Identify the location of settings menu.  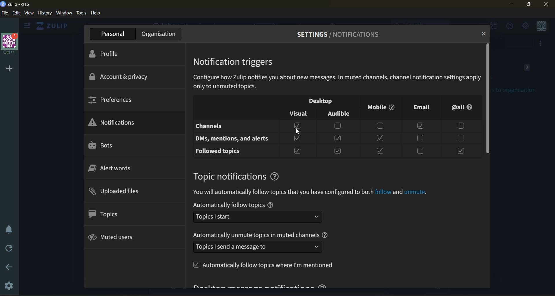
(525, 26).